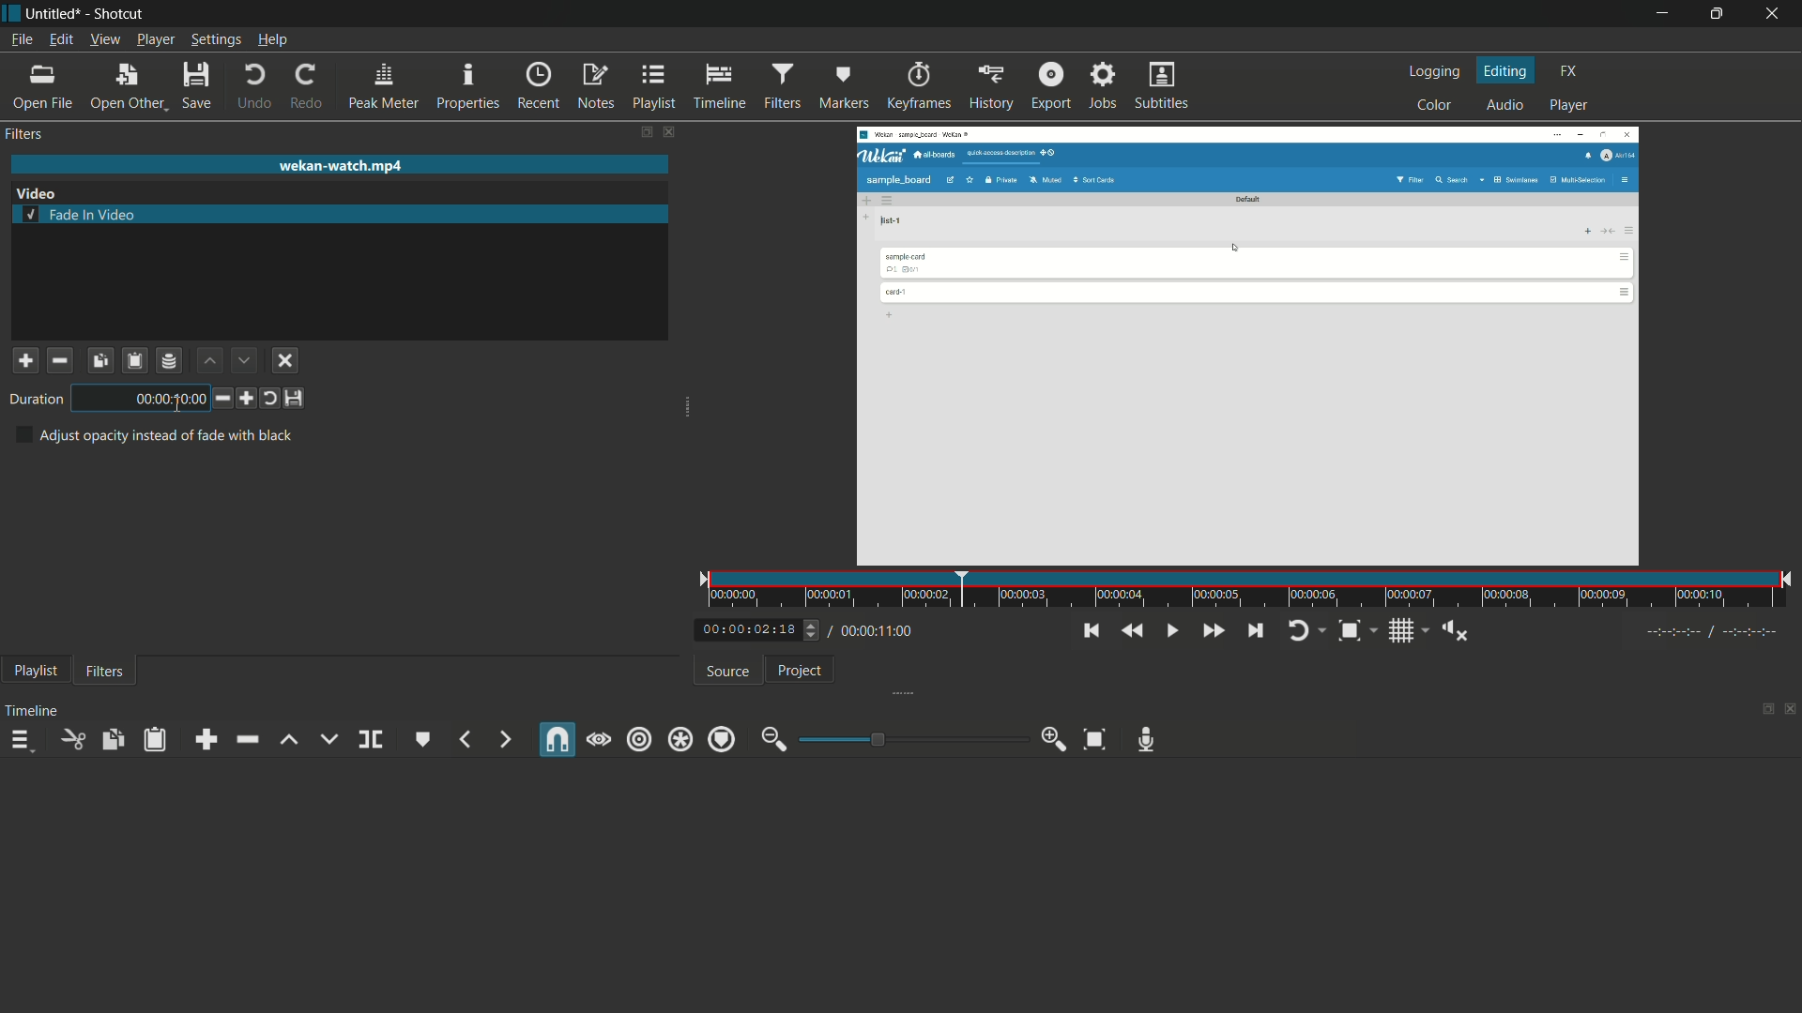 Image resolution: width=1802 pixels, height=1013 pixels. Describe the element at coordinates (1170, 631) in the screenshot. I see `toggle play or pause` at that location.